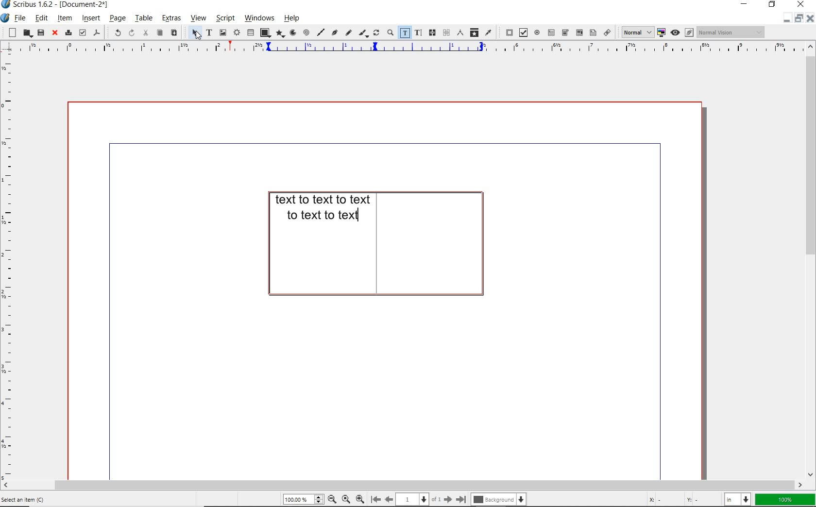 This screenshot has width=816, height=507. I want to click on page , so click(413, 499).